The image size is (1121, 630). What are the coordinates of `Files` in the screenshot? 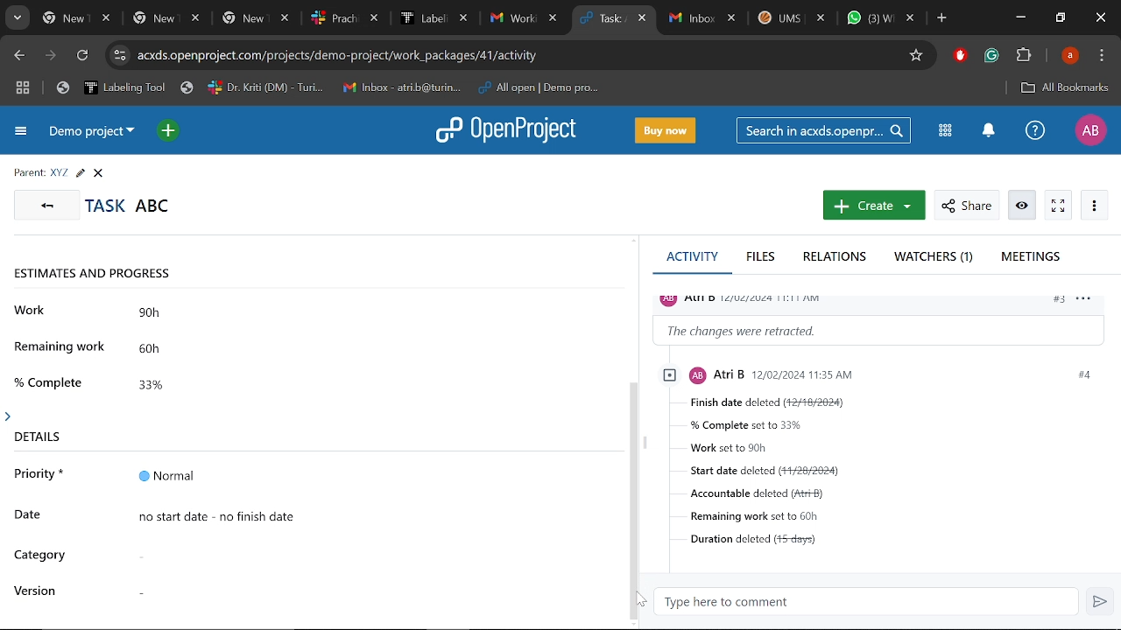 It's located at (762, 257).